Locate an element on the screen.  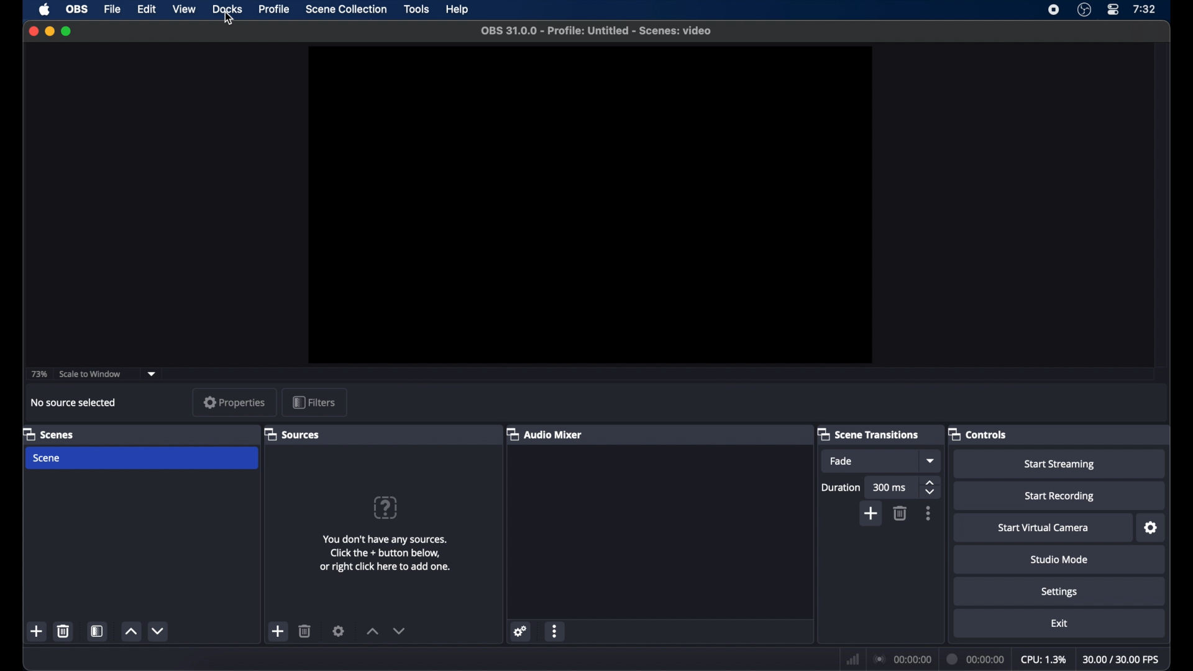
settings is located at coordinates (1151, 528).